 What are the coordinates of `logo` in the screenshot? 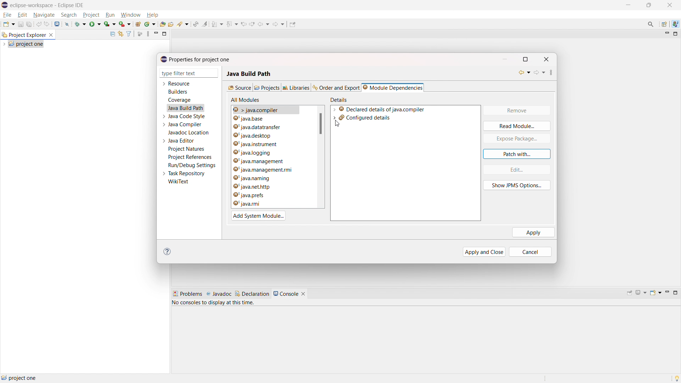 It's located at (5, 5).